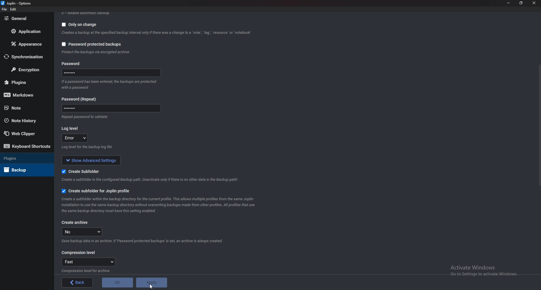 The height and width of the screenshot is (290, 541). What do you see at coordinates (82, 232) in the screenshot?
I see `no` at bounding box center [82, 232].